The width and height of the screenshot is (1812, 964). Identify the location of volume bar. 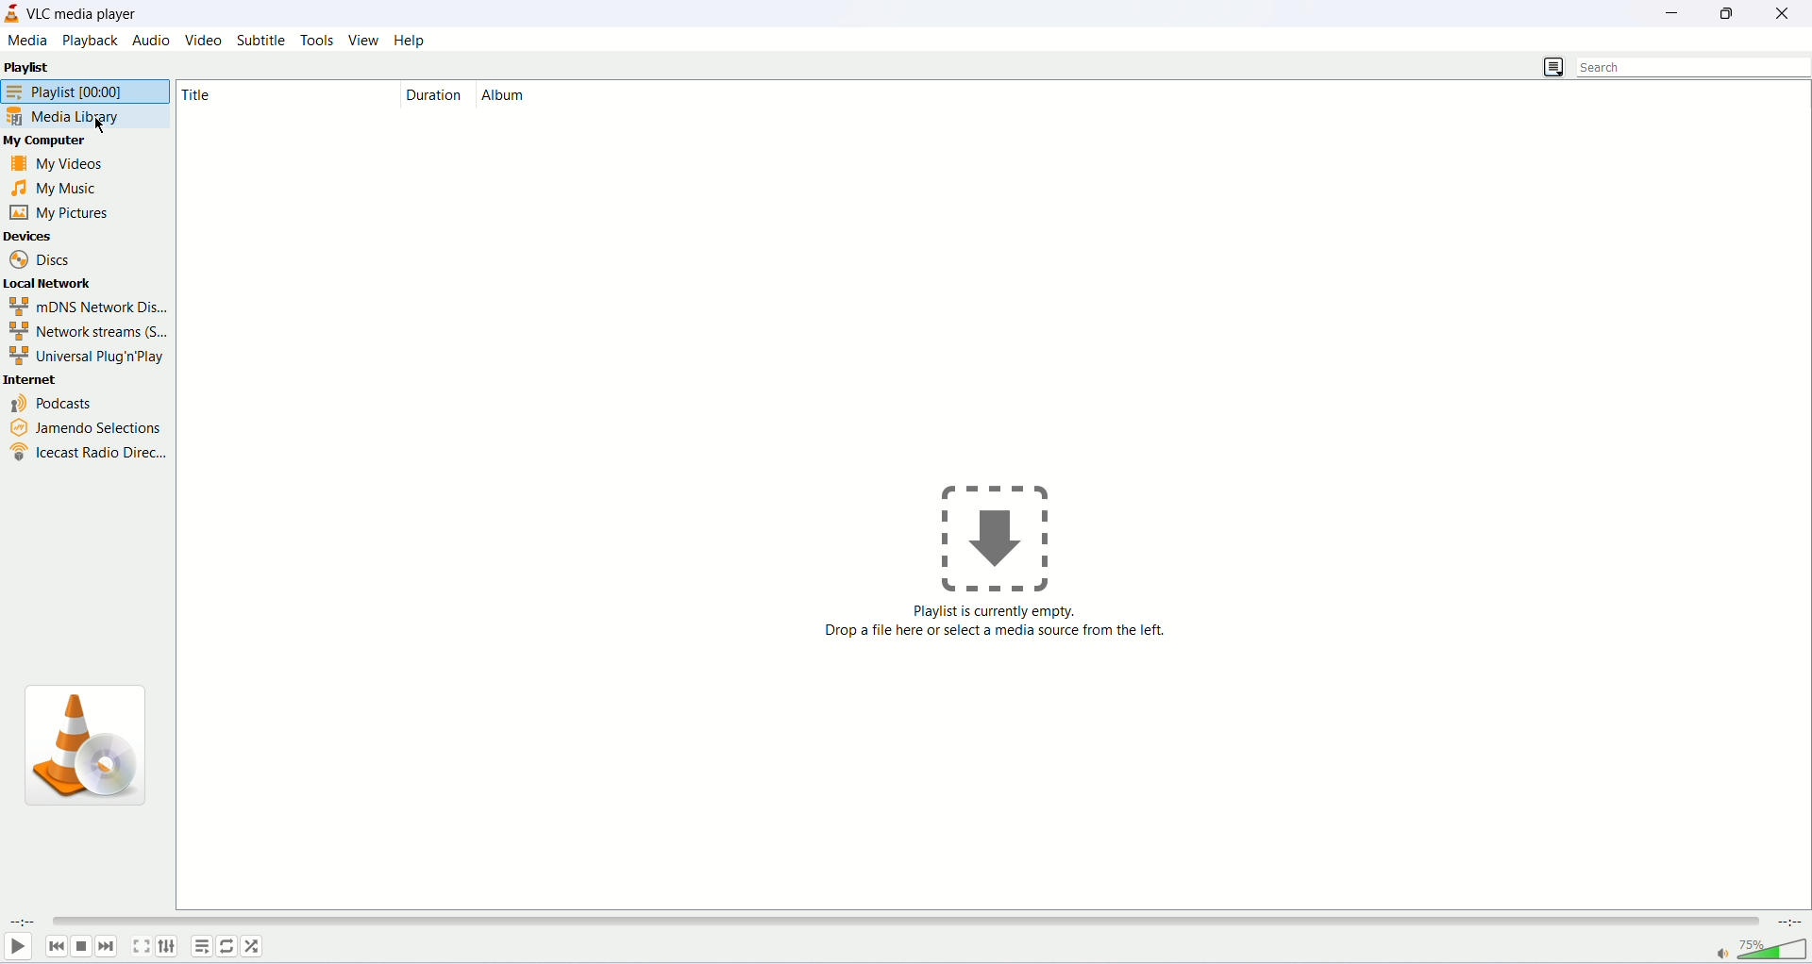
(1761, 947).